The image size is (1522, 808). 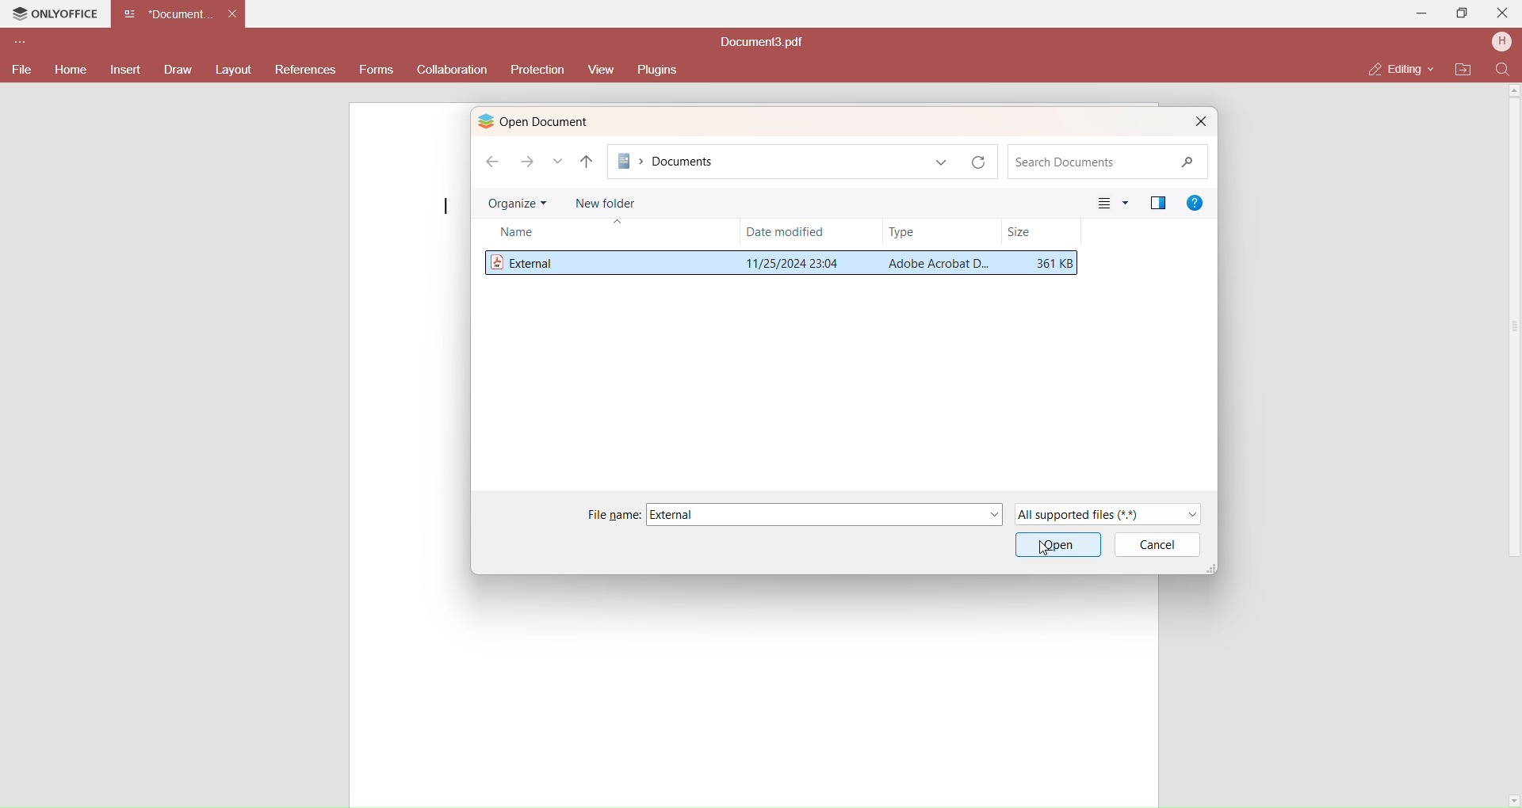 What do you see at coordinates (1501, 43) in the screenshot?
I see `User` at bounding box center [1501, 43].